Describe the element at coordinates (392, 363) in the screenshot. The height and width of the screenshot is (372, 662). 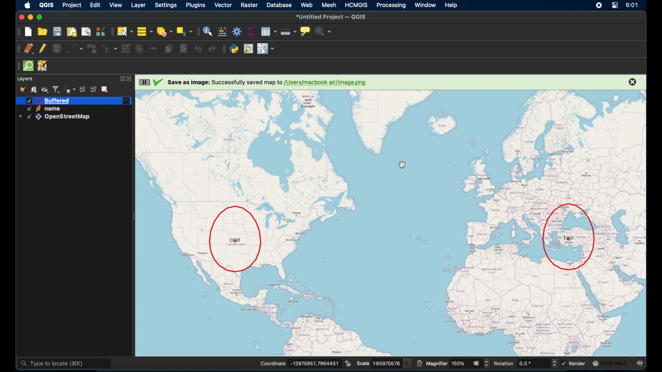
I see `scale value` at that location.